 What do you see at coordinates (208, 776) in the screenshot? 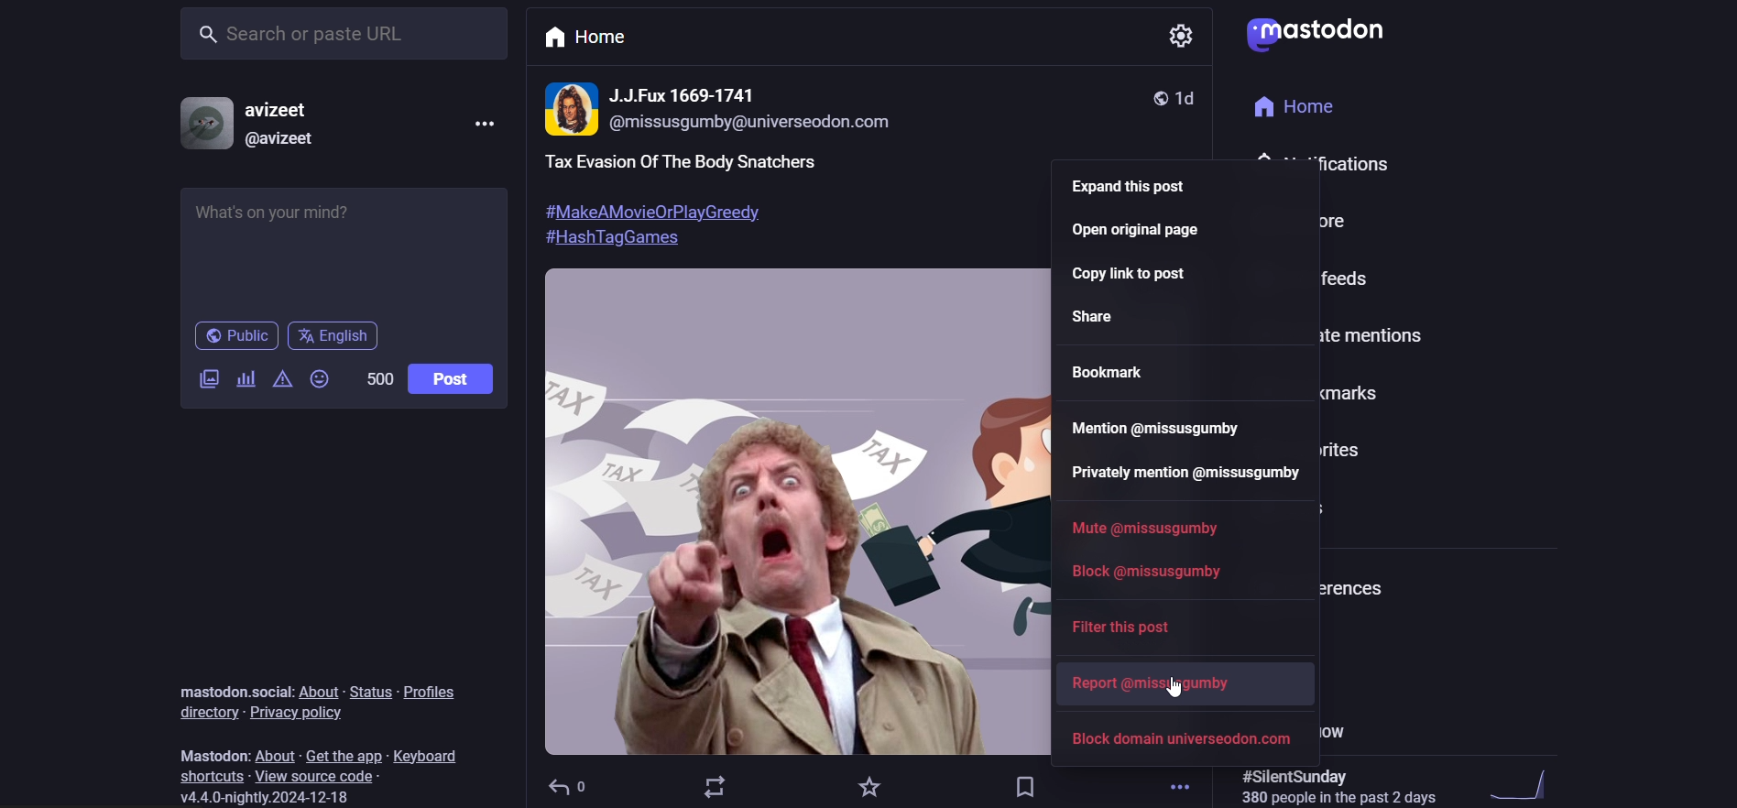
I see `shortcut` at bounding box center [208, 776].